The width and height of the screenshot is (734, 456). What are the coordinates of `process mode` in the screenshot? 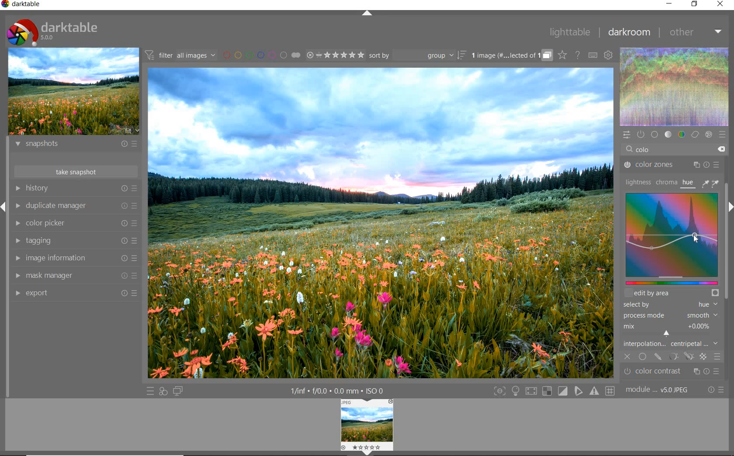 It's located at (670, 316).